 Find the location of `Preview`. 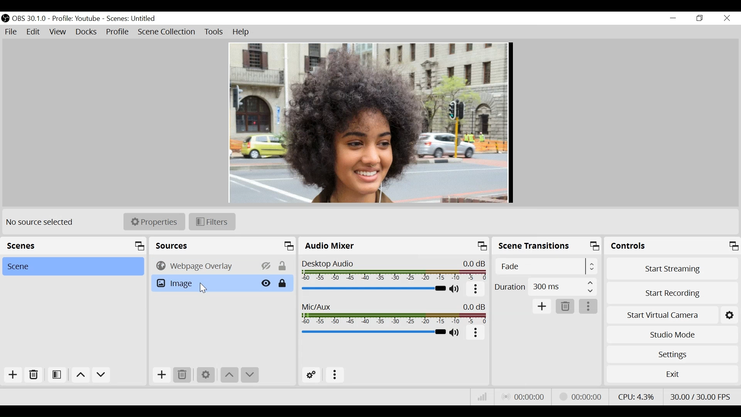

Preview is located at coordinates (371, 122).